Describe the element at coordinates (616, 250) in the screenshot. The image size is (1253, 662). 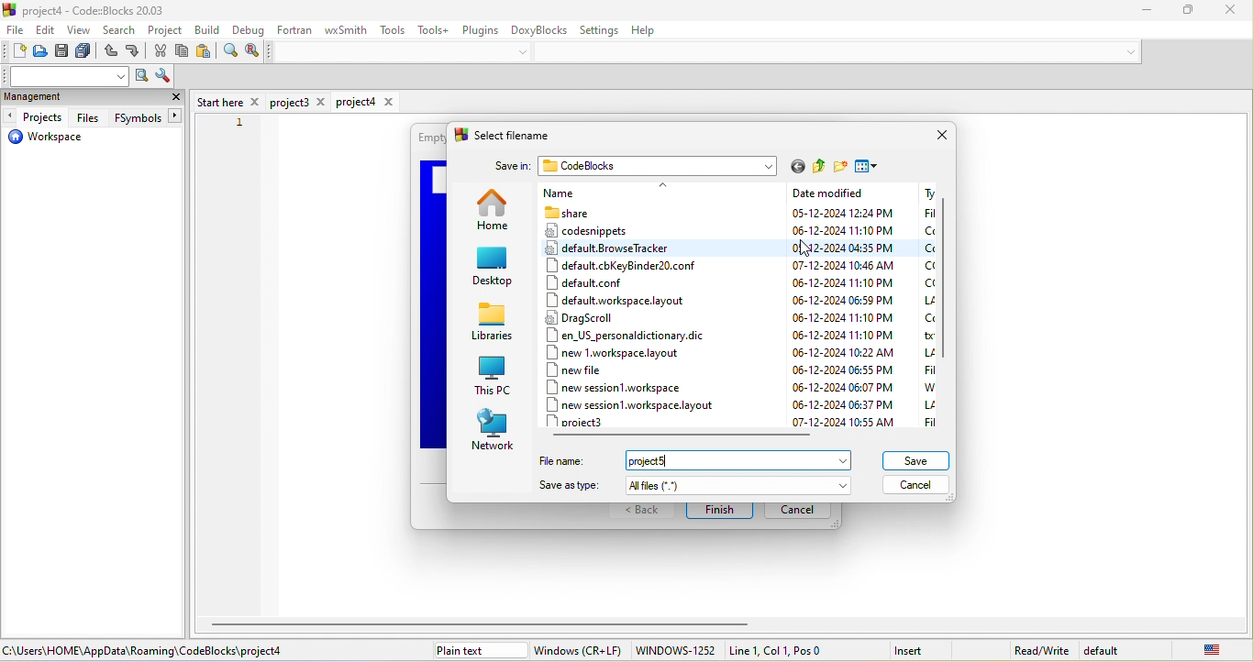
I see `default browser tracker` at that location.